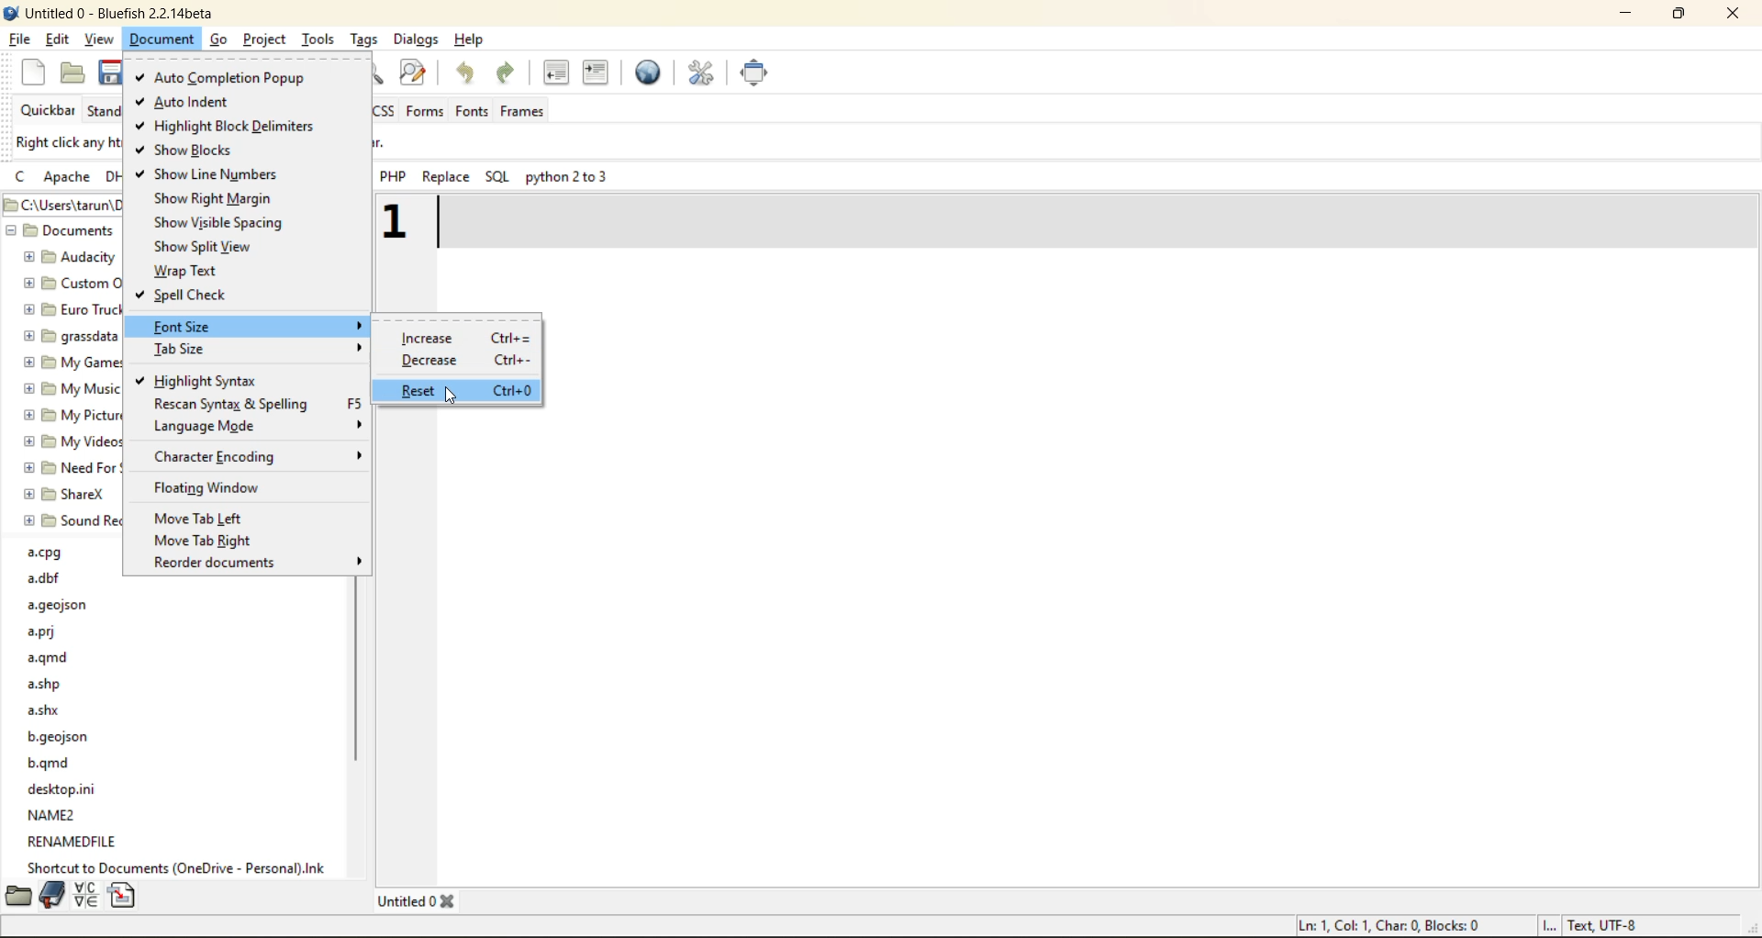  What do you see at coordinates (229, 221) in the screenshot?
I see `show visible spacing` at bounding box center [229, 221].